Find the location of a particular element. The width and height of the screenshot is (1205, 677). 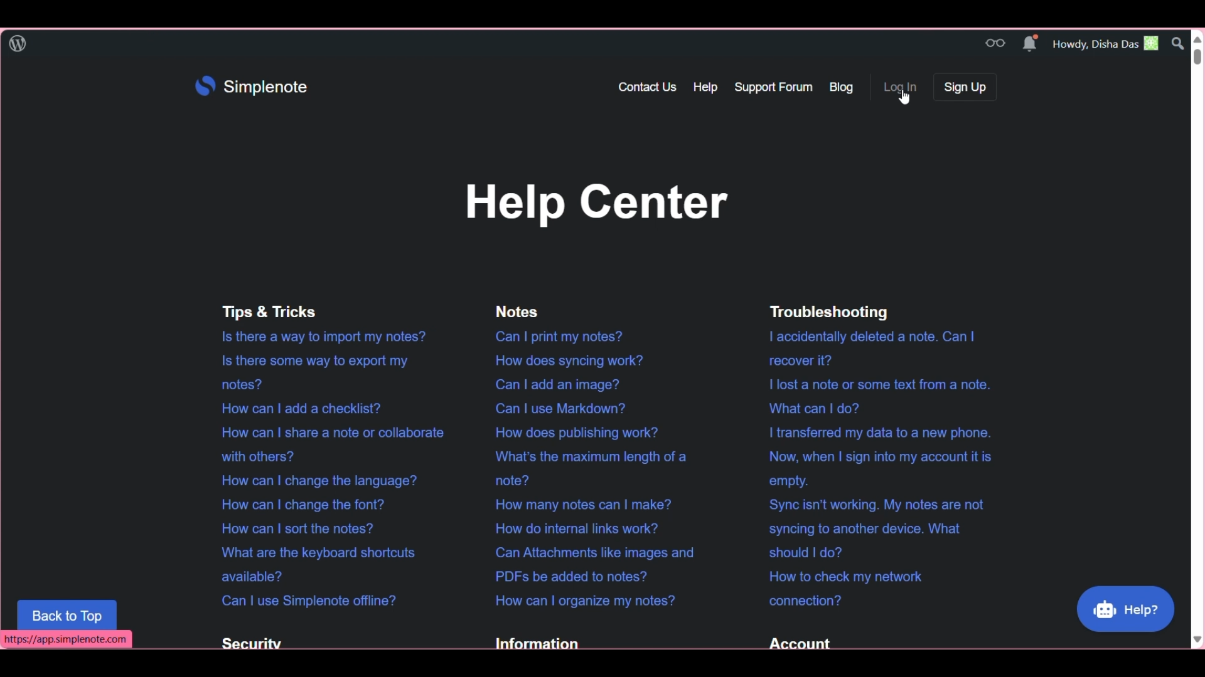

 PDFs be added to notes? is located at coordinates (598, 565).